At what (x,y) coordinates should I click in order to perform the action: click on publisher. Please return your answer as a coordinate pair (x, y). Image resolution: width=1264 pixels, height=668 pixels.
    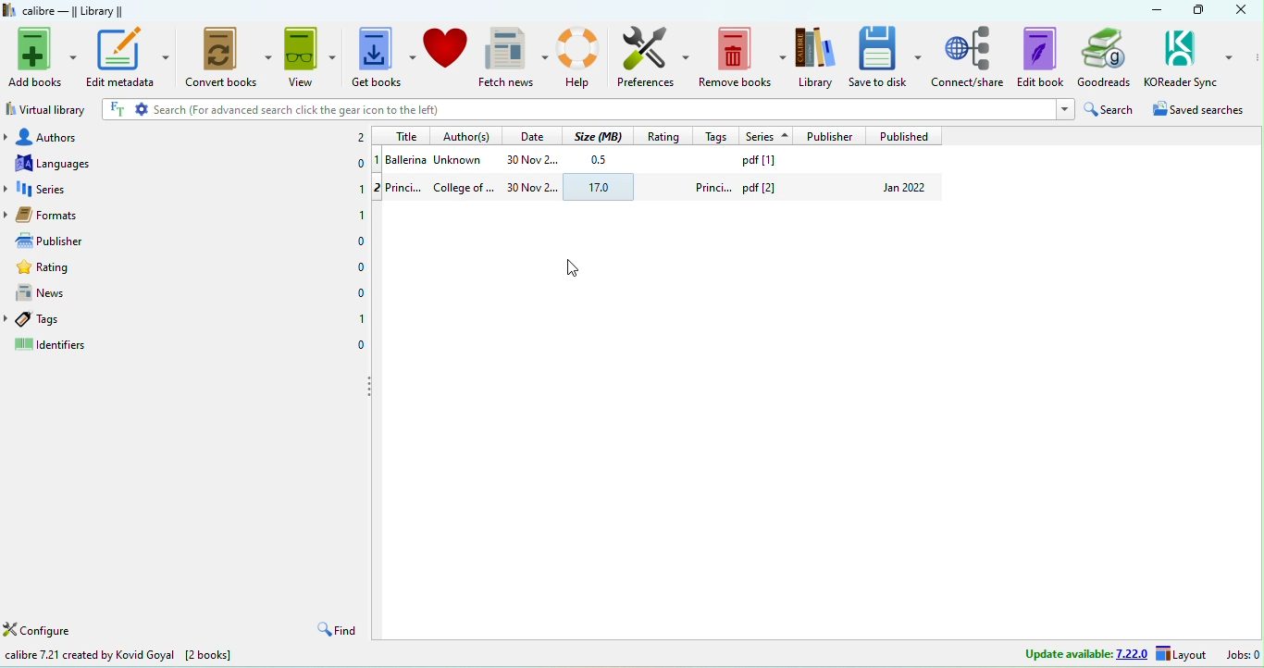
    Looking at the image, I should click on (70, 240).